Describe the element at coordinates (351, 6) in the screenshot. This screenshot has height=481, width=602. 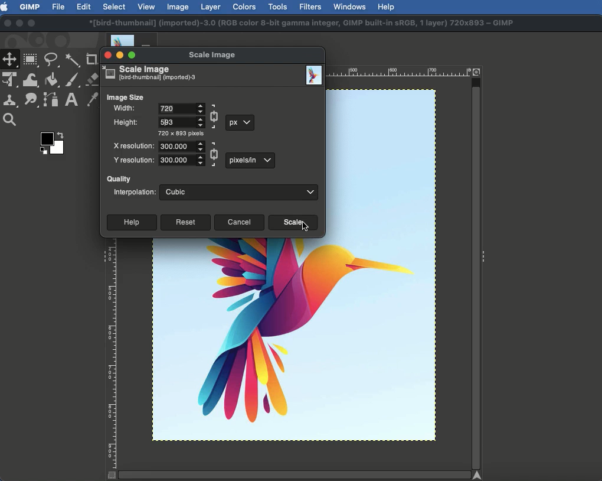
I see `Window` at that location.